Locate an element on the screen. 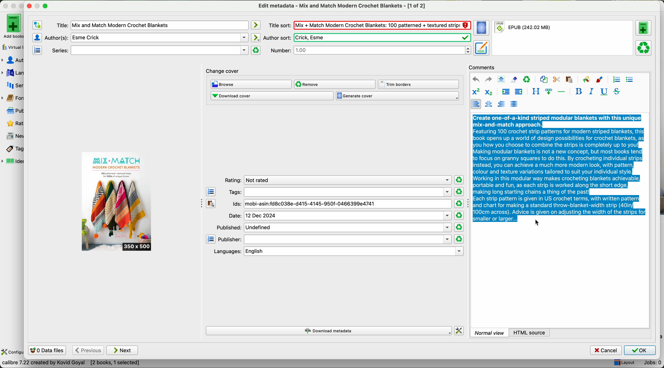  OK is located at coordinates (640, 350).